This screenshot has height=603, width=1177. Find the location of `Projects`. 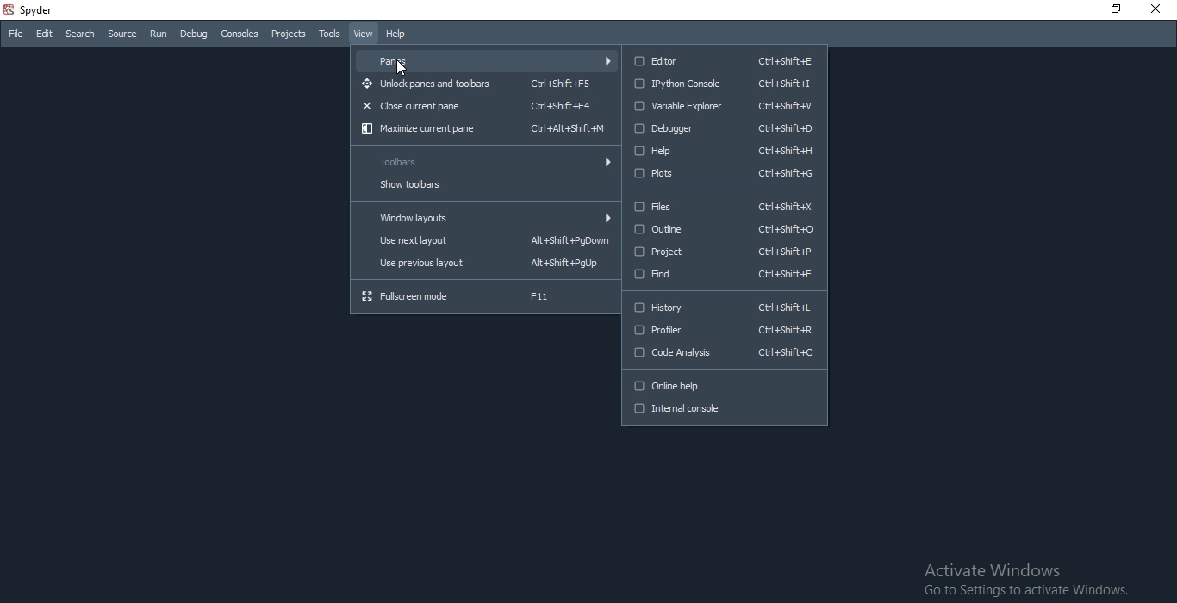

Projects is located at coordinates (289, 34).